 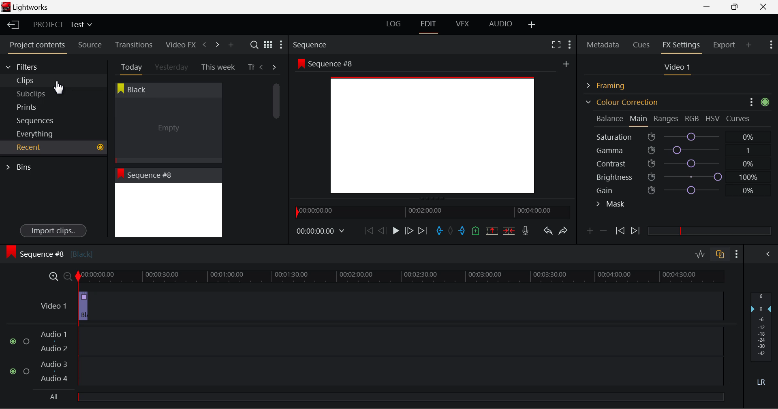 What do you see at coordinates (710, 7) in the screenshot?
I see `Restore Down` at bounding box center [710, 7].